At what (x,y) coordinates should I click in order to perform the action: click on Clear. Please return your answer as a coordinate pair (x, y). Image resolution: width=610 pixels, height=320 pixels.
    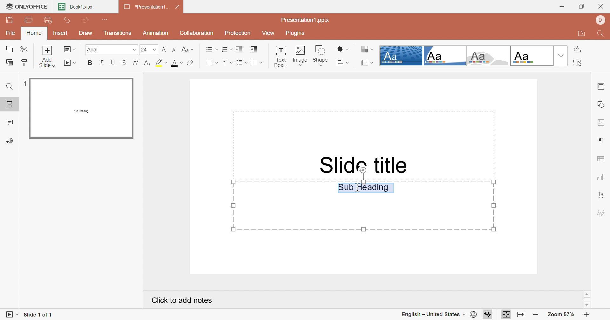
    Looking at the image, I should click on (191, 62).